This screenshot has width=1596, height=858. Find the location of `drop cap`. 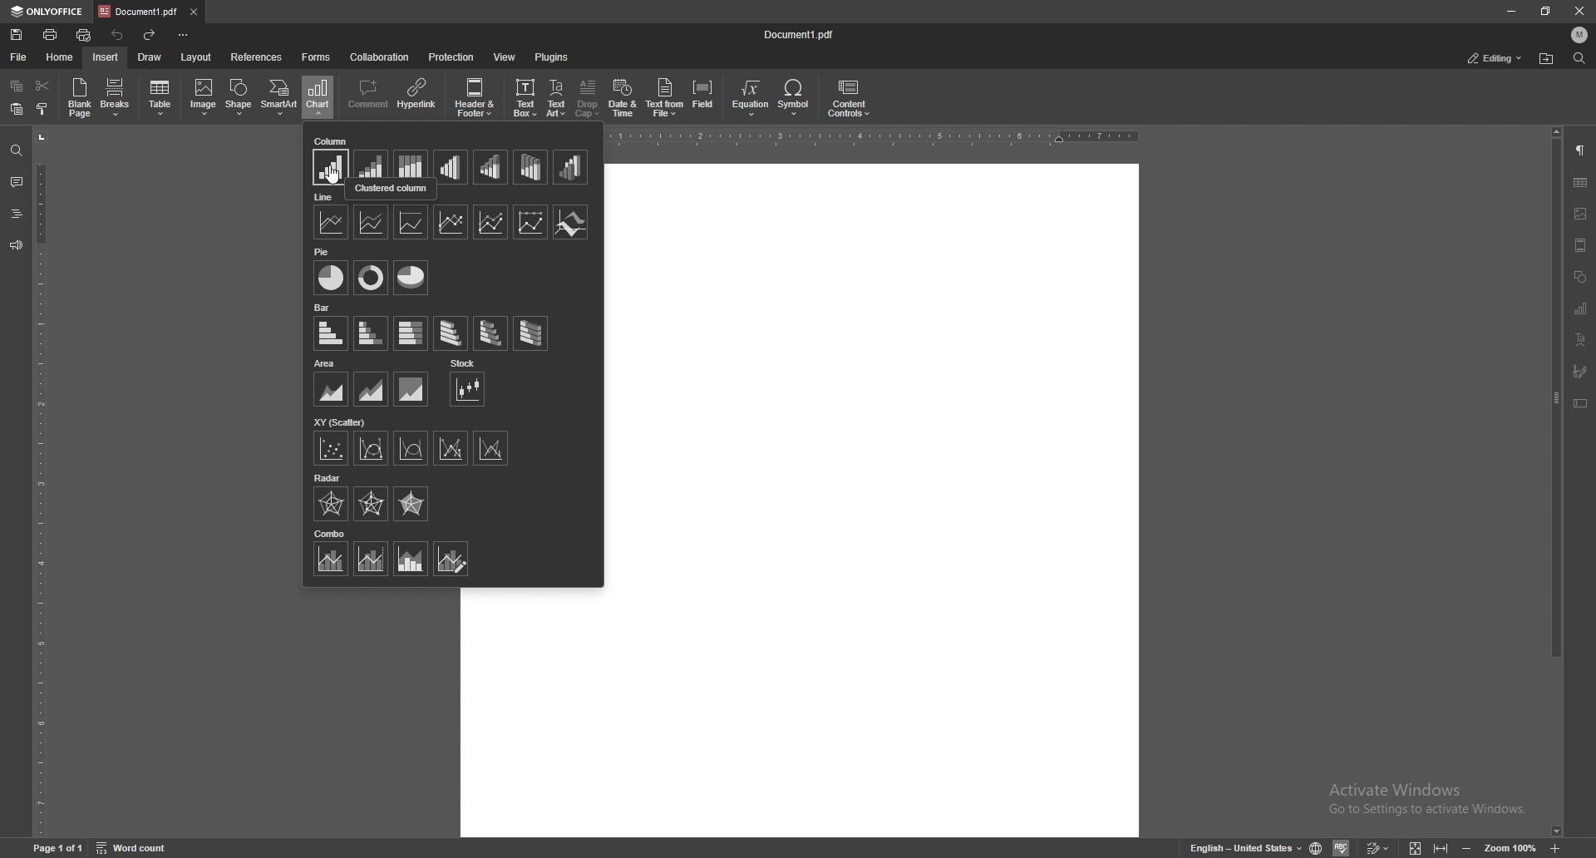

drop cap is located at coordinates (588, 100).